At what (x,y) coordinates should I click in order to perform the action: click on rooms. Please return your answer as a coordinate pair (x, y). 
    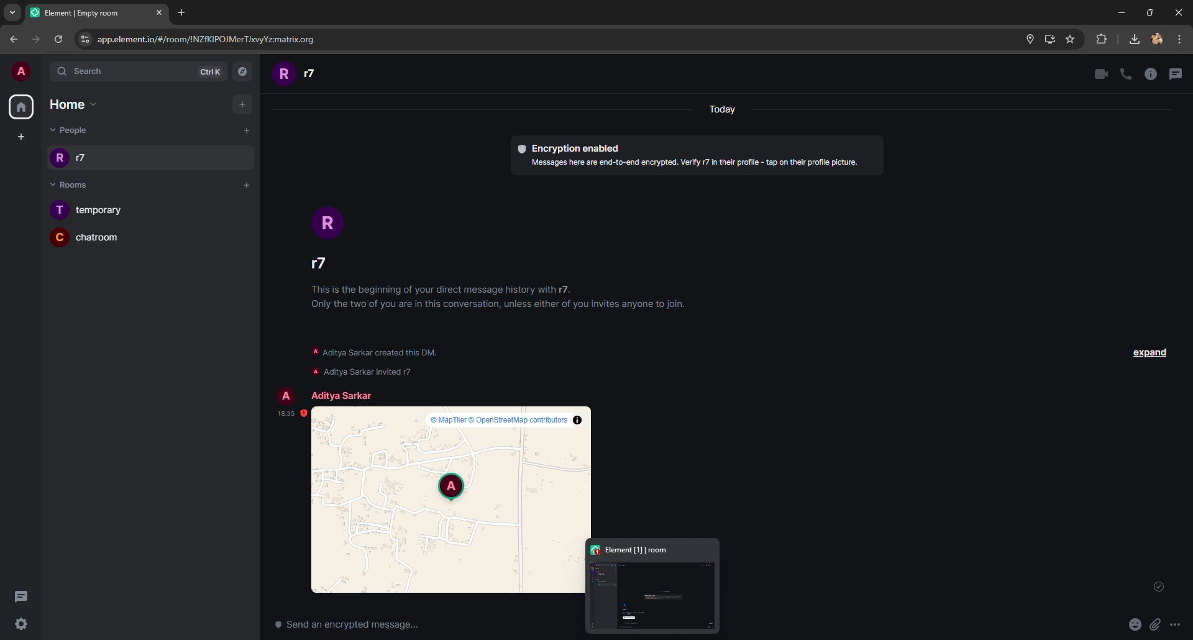
    Looking at the image, I should click on (73, 184).